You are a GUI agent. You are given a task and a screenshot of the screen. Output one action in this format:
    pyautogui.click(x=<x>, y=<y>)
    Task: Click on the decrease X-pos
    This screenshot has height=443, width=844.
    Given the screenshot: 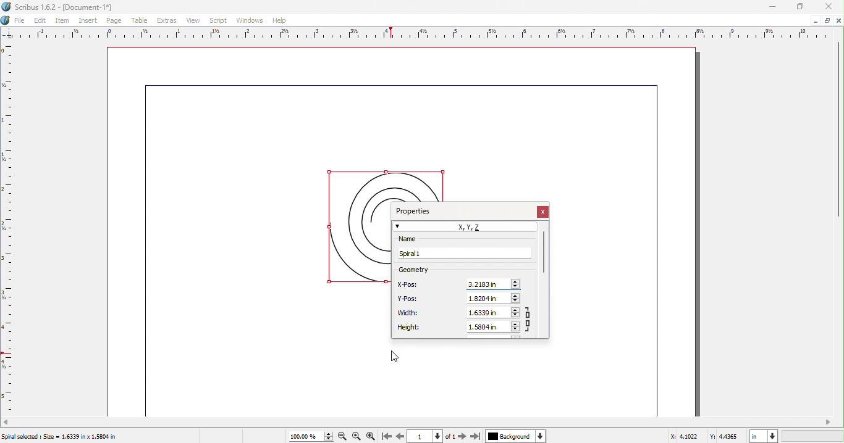 What is the action you would take?
    pyautogui.click(x=517, y=287)
    